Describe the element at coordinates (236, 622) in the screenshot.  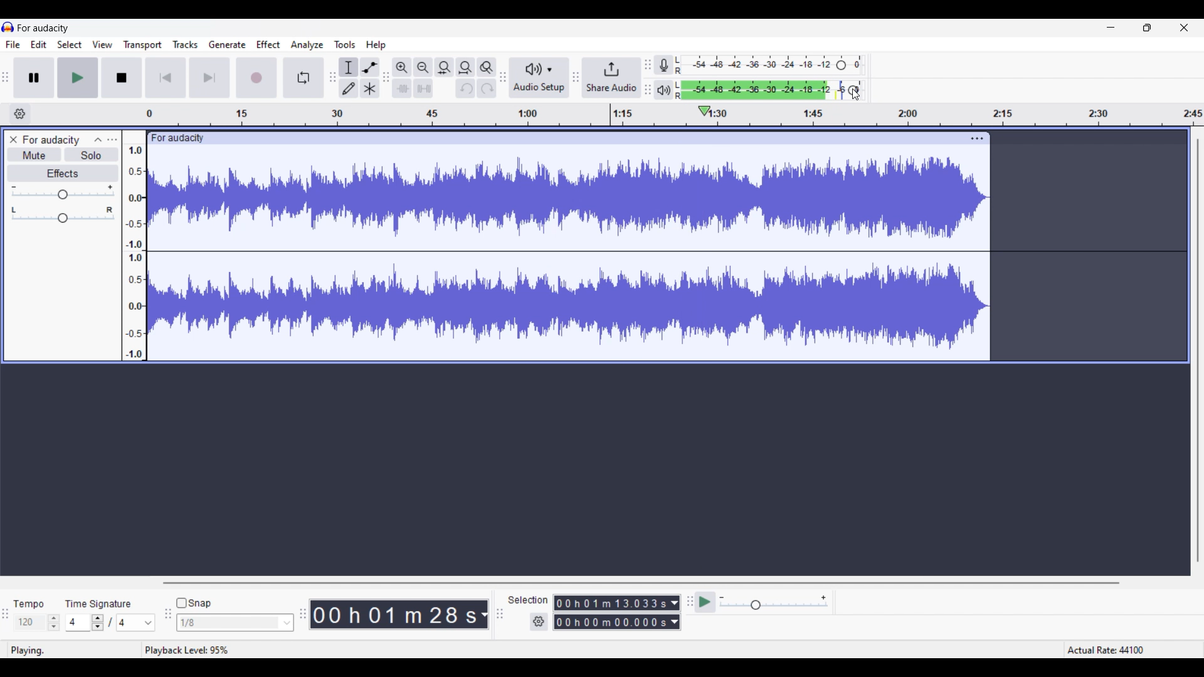
I see `Snap options` at that location.